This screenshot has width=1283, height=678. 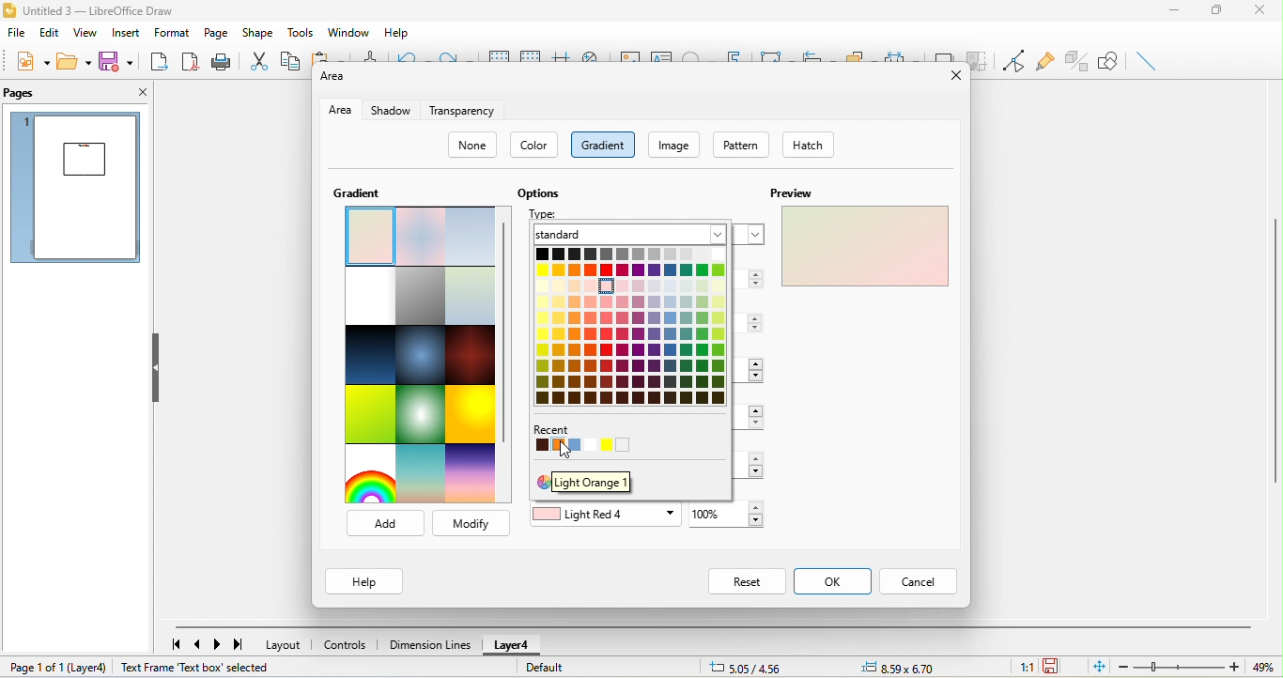 I want to click on hide, so click(x=161, y=366).